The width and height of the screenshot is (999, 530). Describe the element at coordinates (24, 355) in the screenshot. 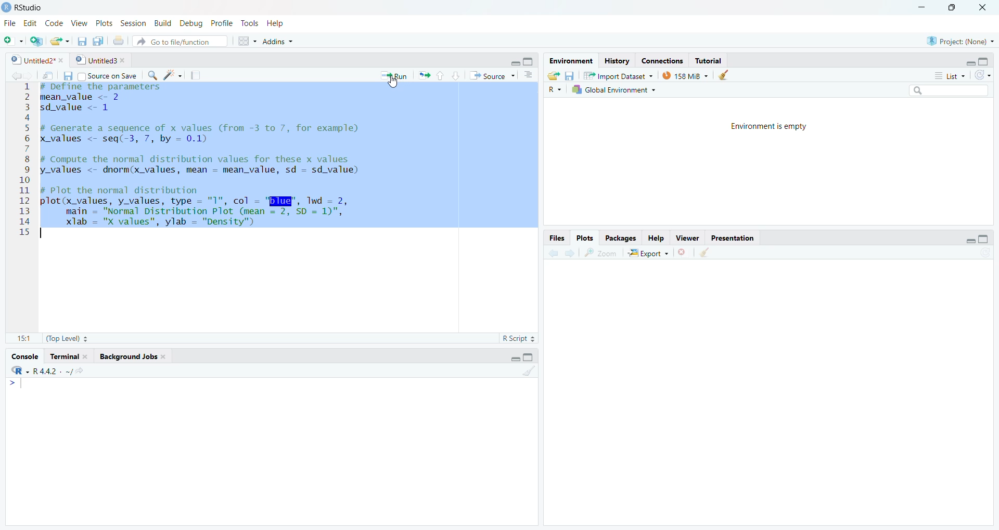

I see `Console` at that location.